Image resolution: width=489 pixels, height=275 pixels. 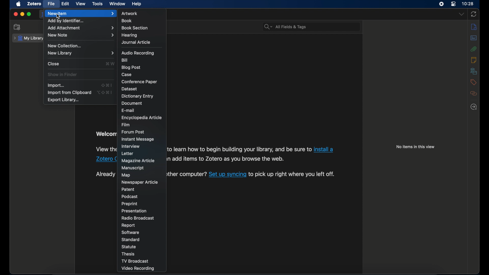 What do you see at coordinates (129, 196) in the screenshot?
I see `podcast` at bounding box center [129, 196].